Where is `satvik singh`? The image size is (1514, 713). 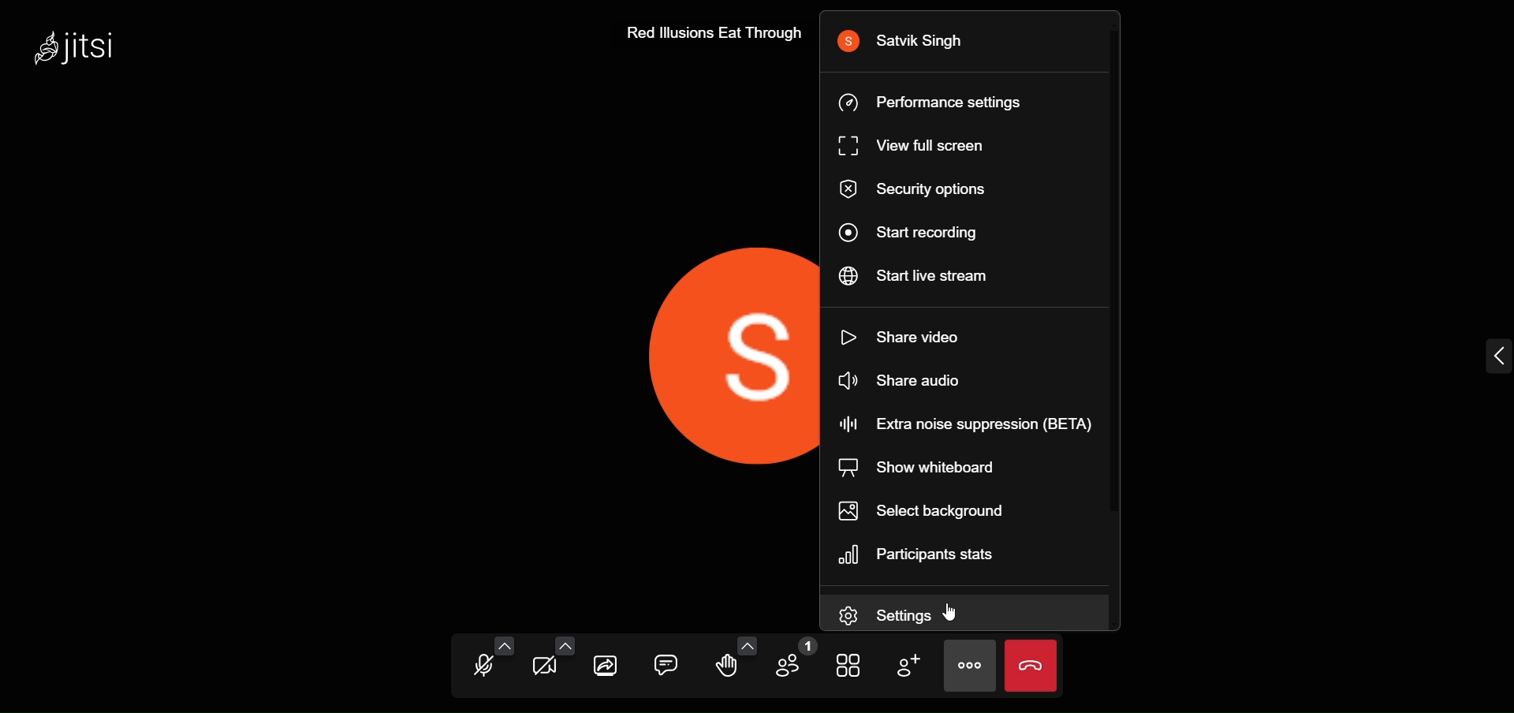 satvik singh is located at coordinates (912, 41).